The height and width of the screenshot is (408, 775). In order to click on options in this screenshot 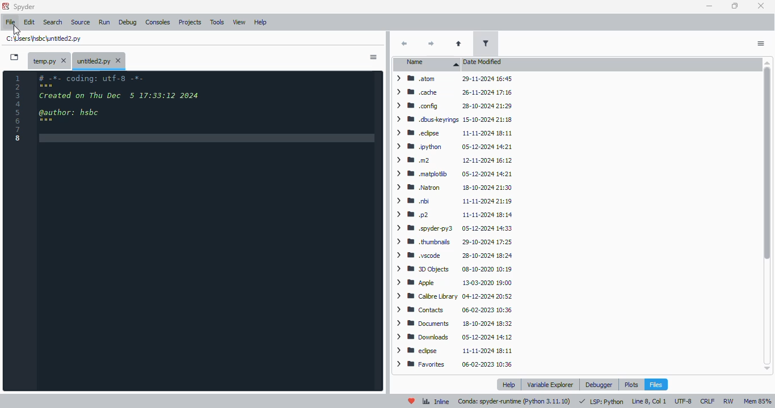, I will do `click(373, 57)`.